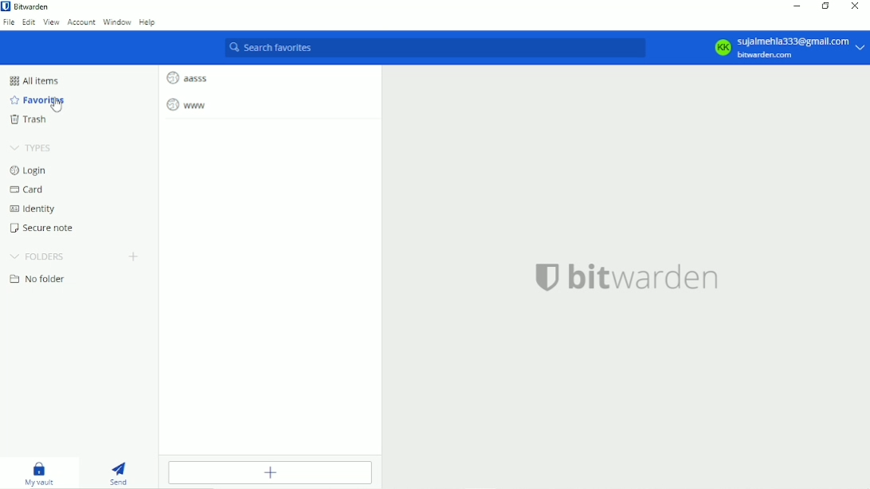 The width and height of the screenshot is (870, 489). What do you see at coordinates (148, 24) in the screenshot?
I see `Help` at bounding box center [148, 24].